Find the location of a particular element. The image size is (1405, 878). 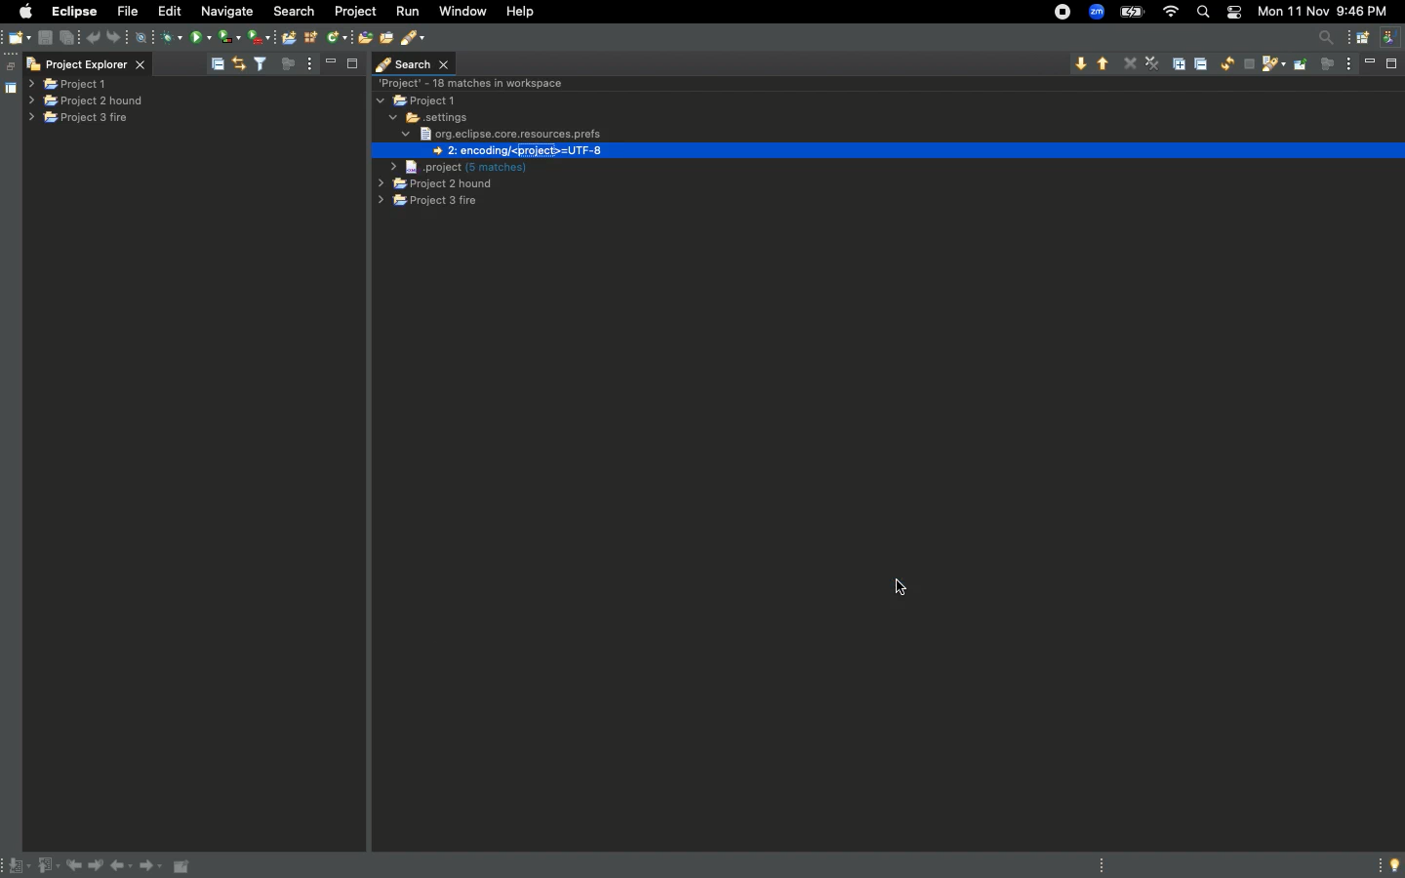

coverage is located at coordinates (227, 36).